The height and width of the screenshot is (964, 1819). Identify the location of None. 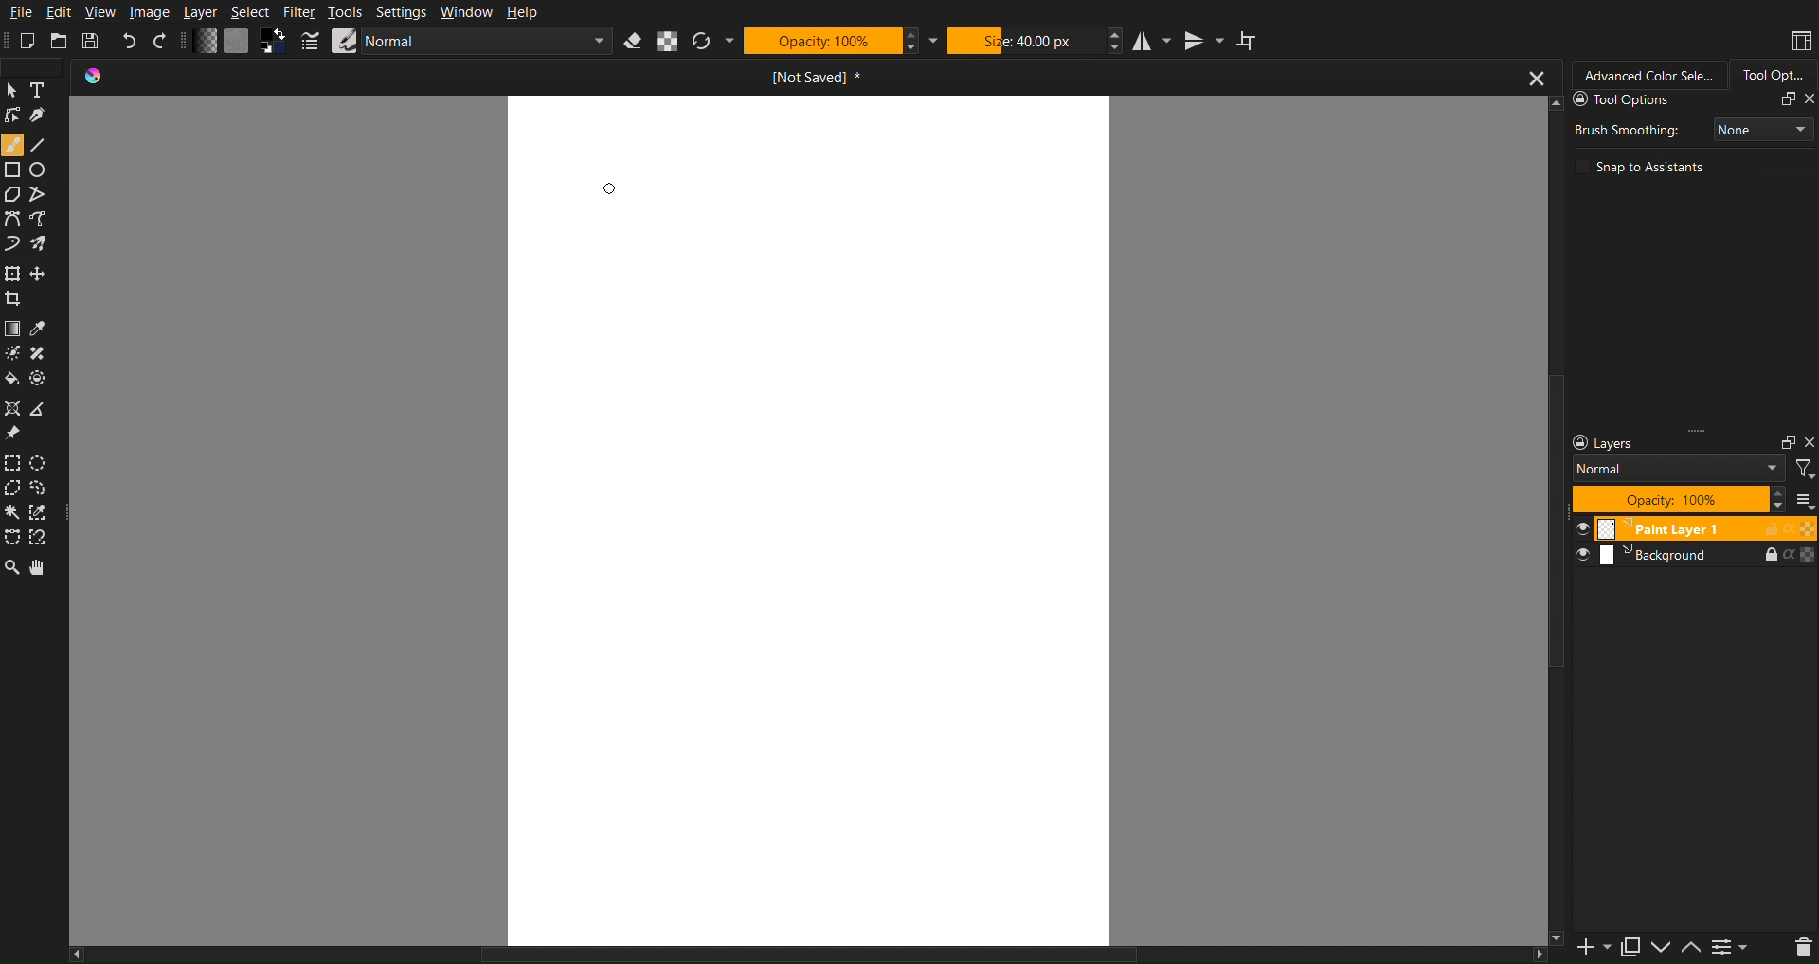
(1761, 128).